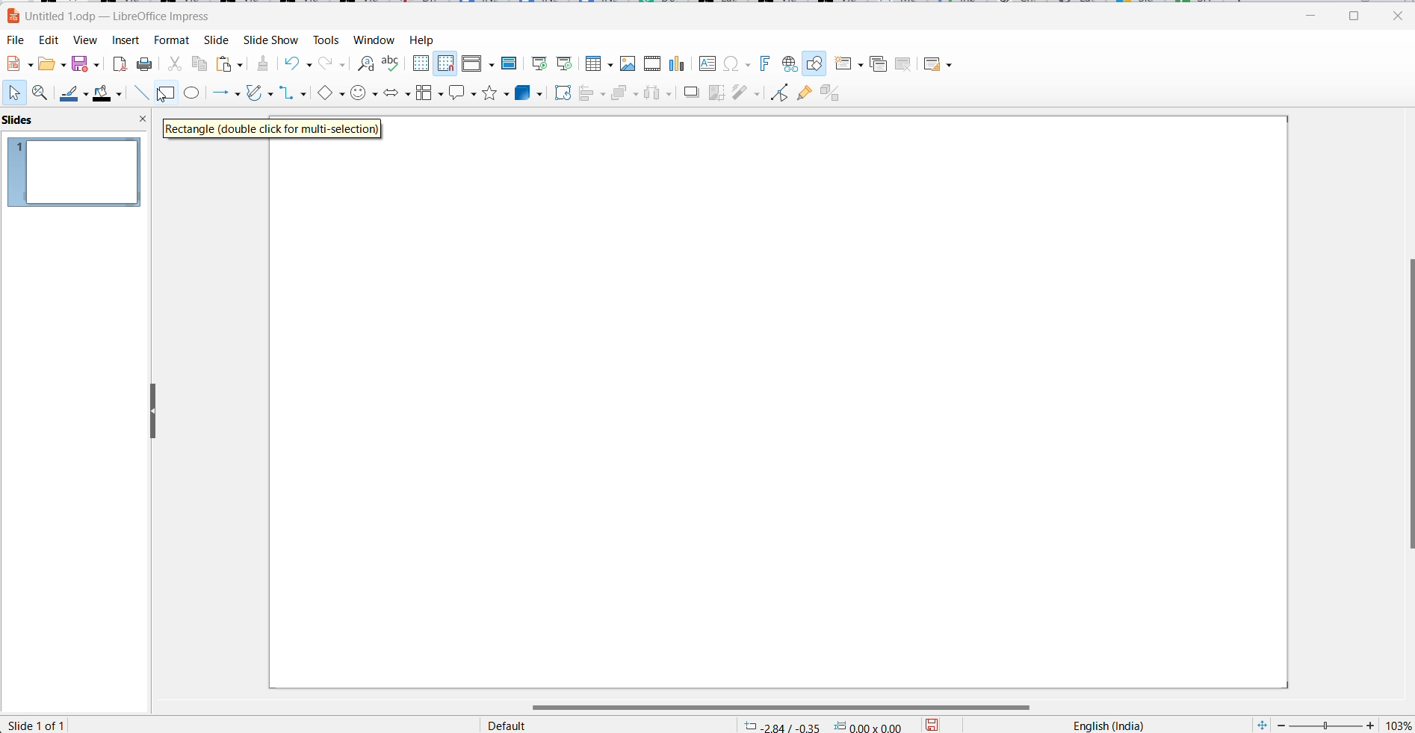  What do you see at coordinates (147, 409) in the screenshot?
I see `resize` at bounding box center [147, 409].